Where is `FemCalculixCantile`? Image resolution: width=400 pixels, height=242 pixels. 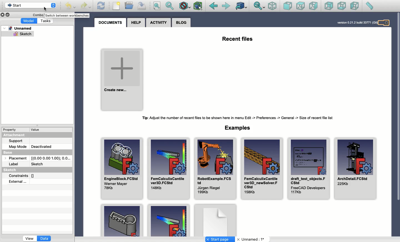 FemCalculixCantile is located at coordinates (261, 169).